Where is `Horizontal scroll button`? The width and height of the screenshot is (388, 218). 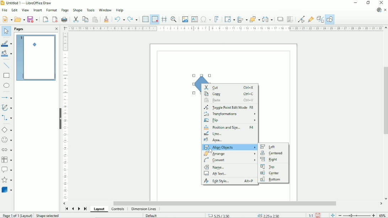 Horizontal scroll button is located at coordinates (65, 203).